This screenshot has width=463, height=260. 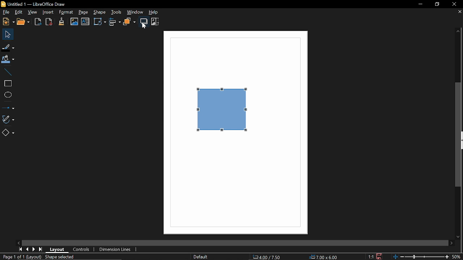 I want to click on Ellipse, so click(x=7, y=95).